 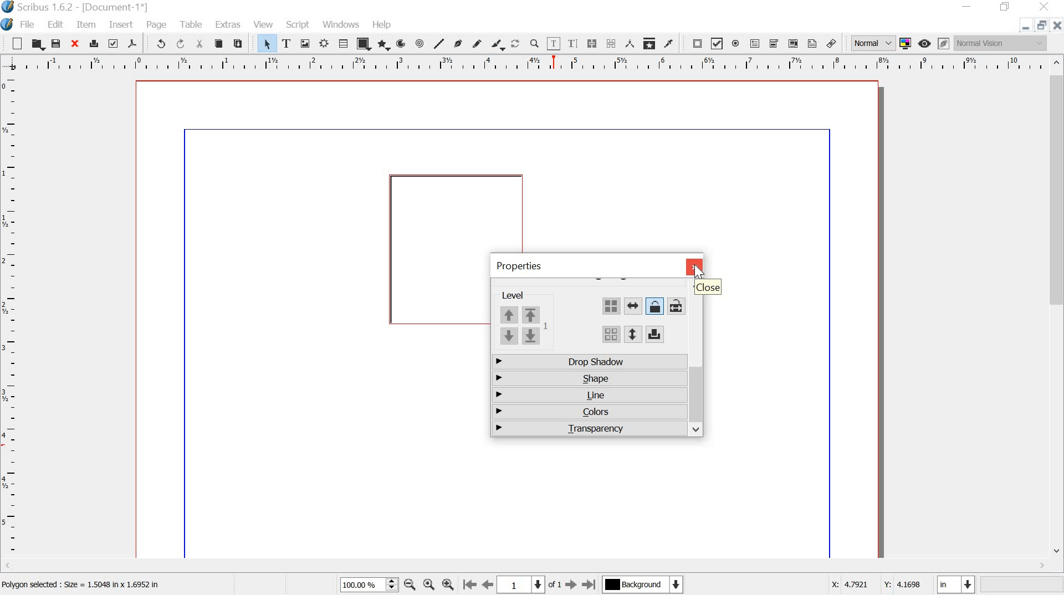 What do you see at coordinates (925, 43) in the screenshot?
I see `preview mode` at bounding box center [925, 43].